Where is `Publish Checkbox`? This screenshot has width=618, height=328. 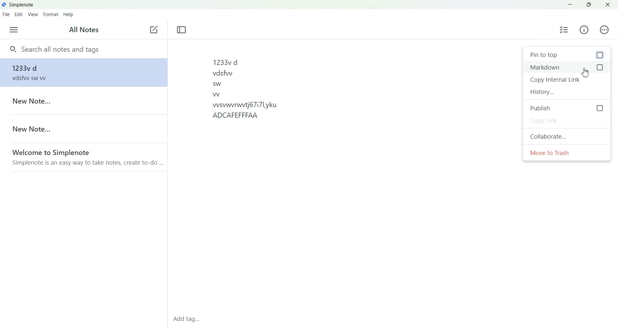
Publish Checkbox is located at coordinates (567, 108).